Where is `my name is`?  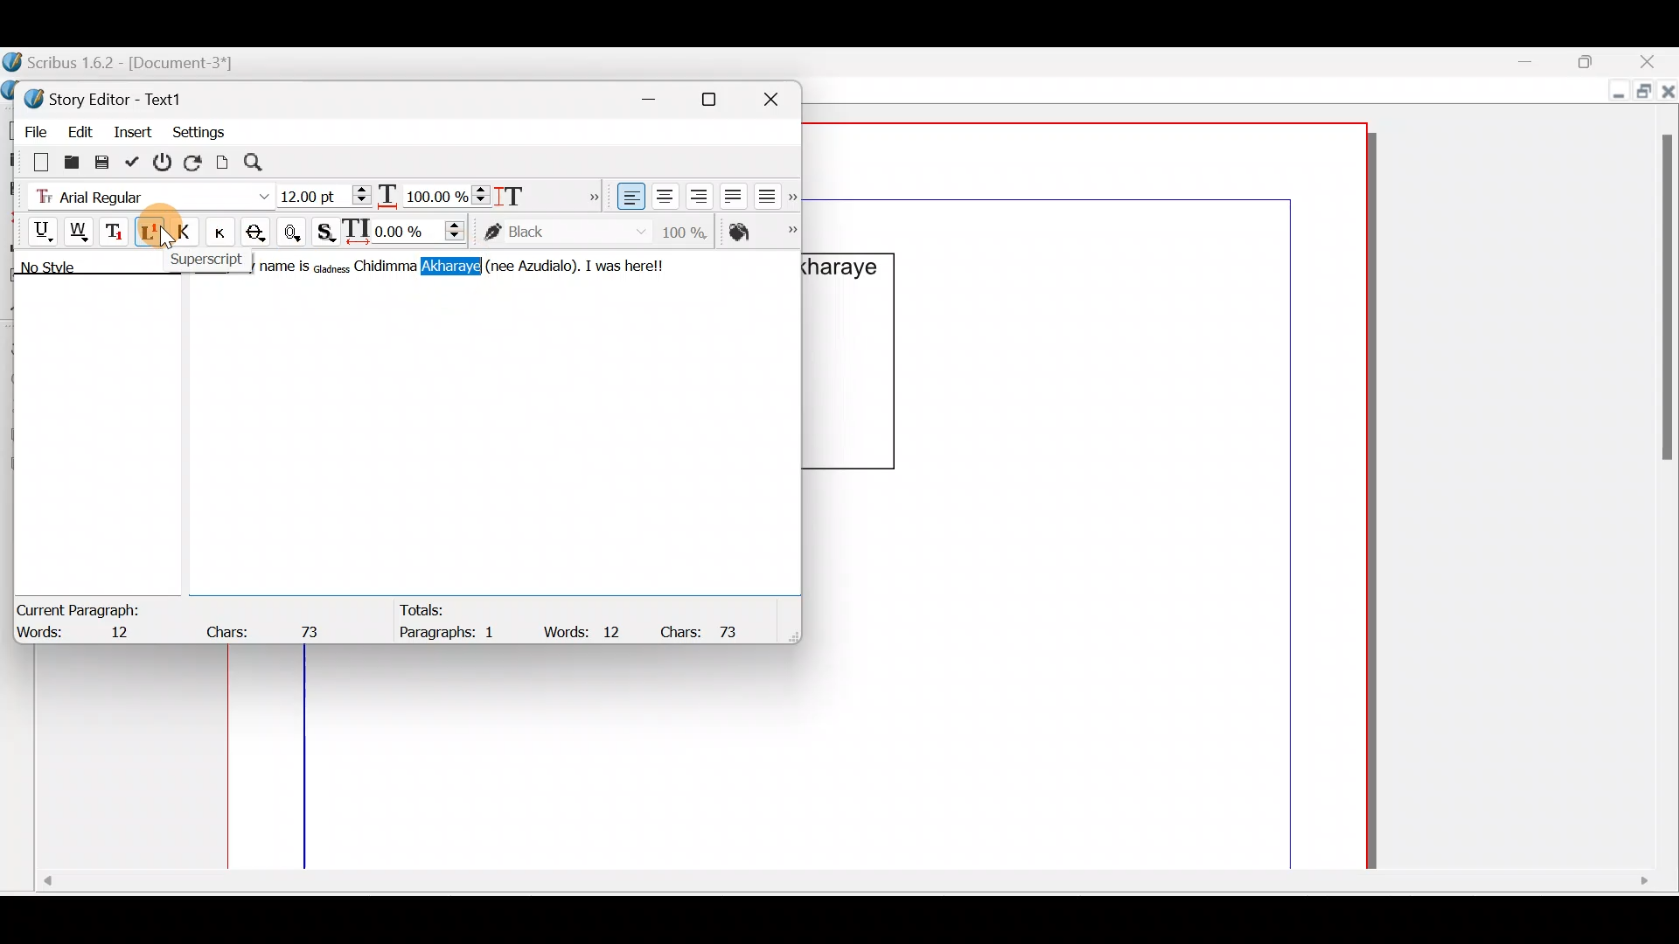 my name is is located at coordinates (282, 268).